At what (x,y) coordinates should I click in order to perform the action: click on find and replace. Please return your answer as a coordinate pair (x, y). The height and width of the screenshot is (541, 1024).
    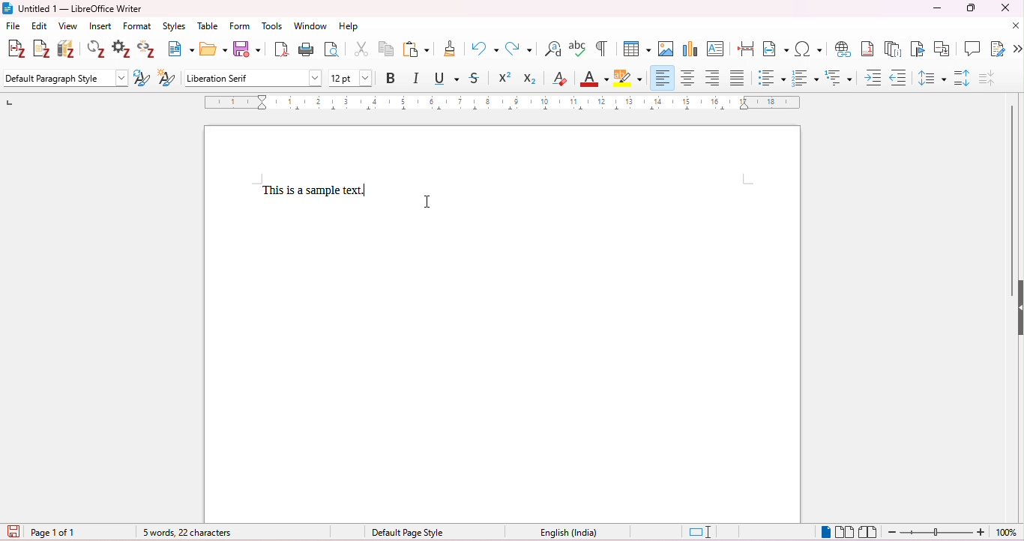
    Looking at the image, I should click on (552, 49).